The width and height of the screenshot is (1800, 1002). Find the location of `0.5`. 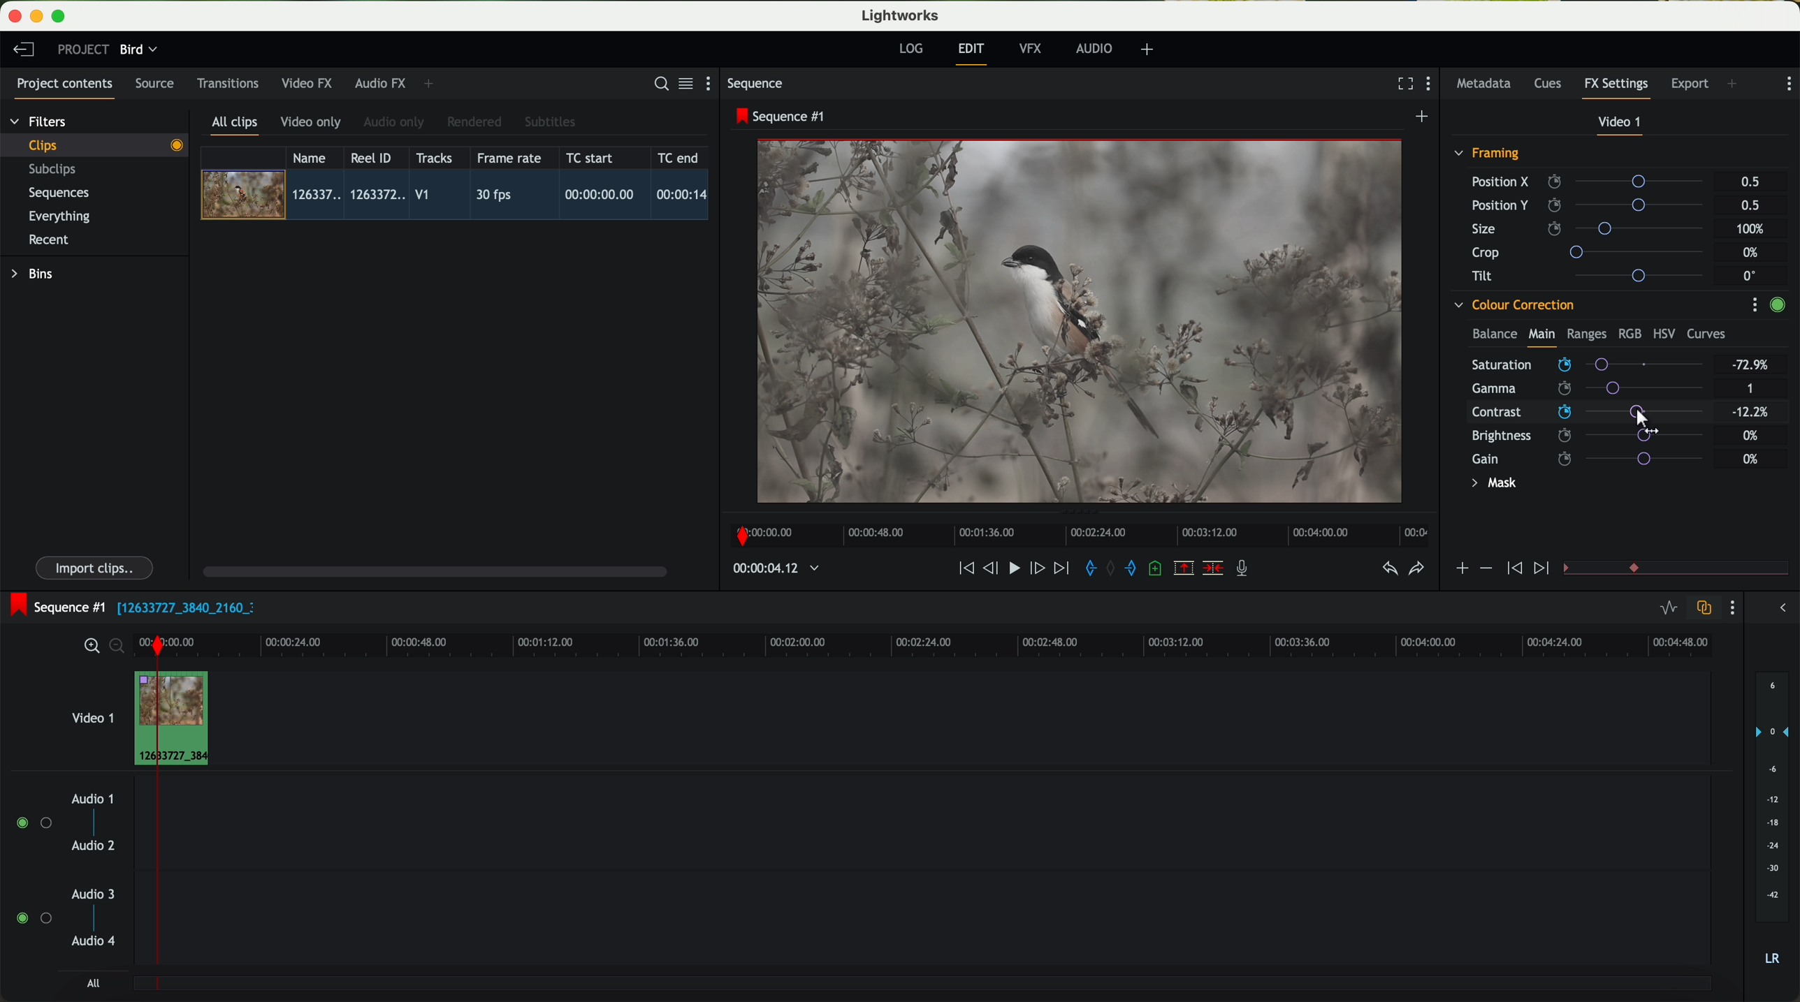

0.5 is located at coordinates (1749, 205).